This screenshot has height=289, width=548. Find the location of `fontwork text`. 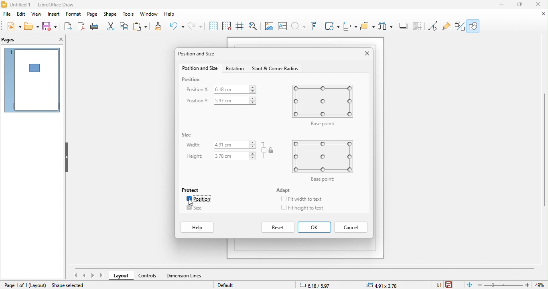

fontwork text is located at coordinates (315, 26).